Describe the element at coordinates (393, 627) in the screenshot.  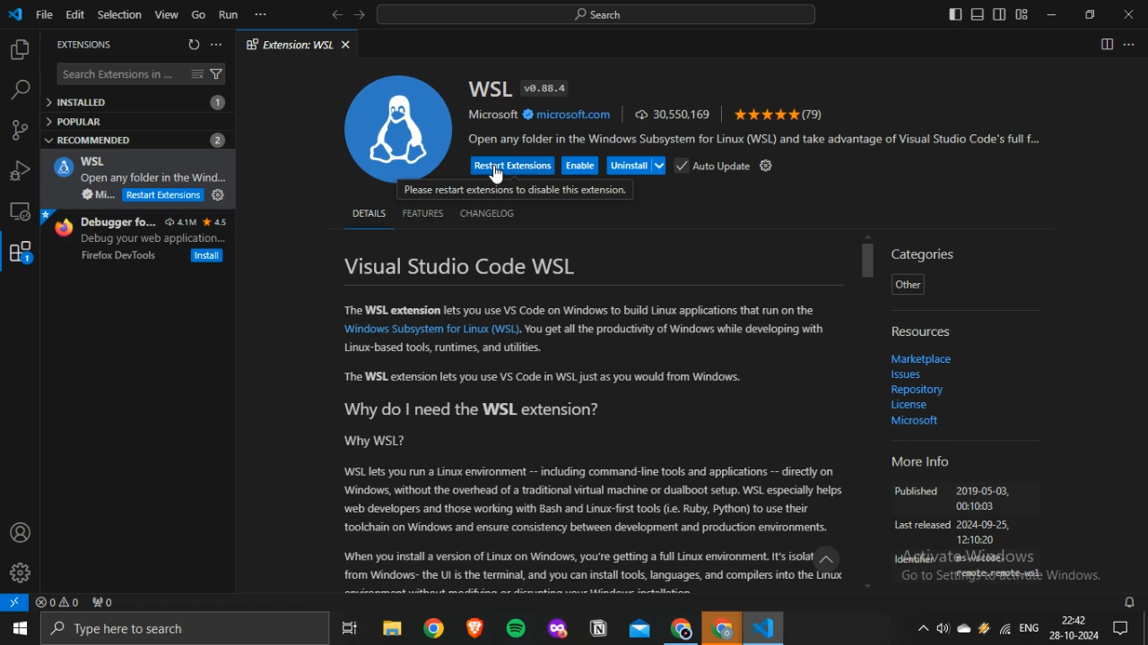
I see `file explorer` at that location.